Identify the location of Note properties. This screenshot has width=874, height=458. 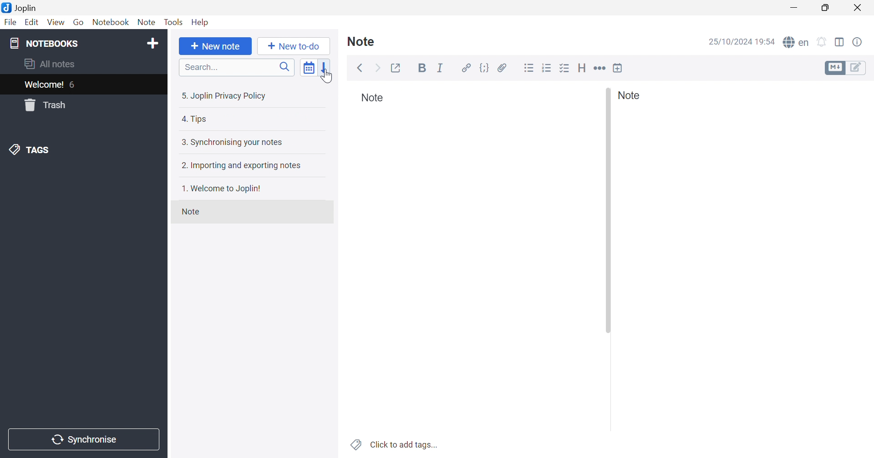
(858, 42).